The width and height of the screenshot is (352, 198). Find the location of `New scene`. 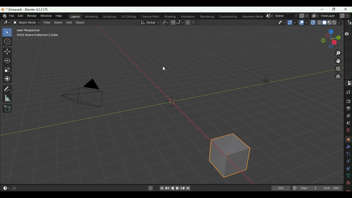

New scene is located at coordinates (302, 15).